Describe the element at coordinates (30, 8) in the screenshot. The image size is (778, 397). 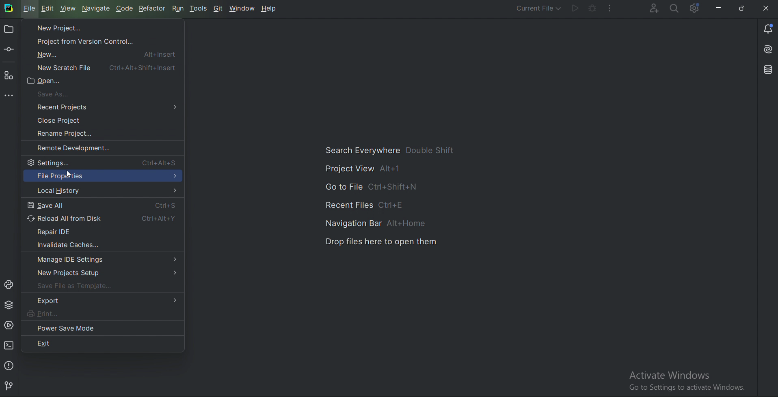
I see `File` at that location.